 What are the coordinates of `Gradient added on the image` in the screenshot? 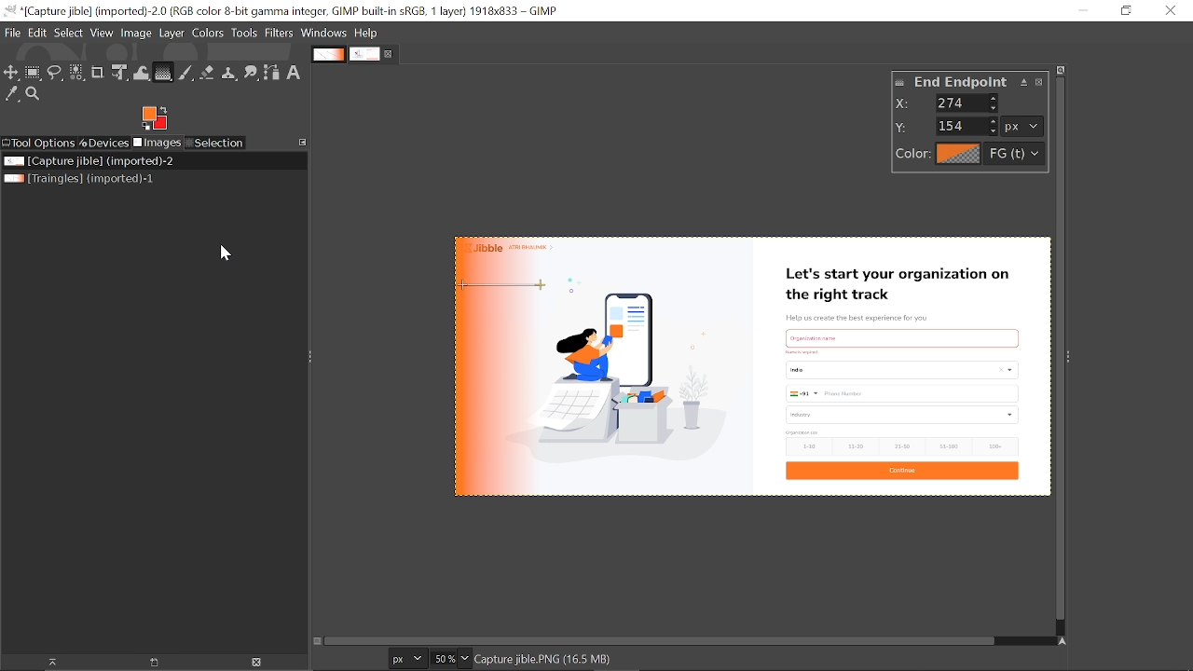 It's located at (751, 365).